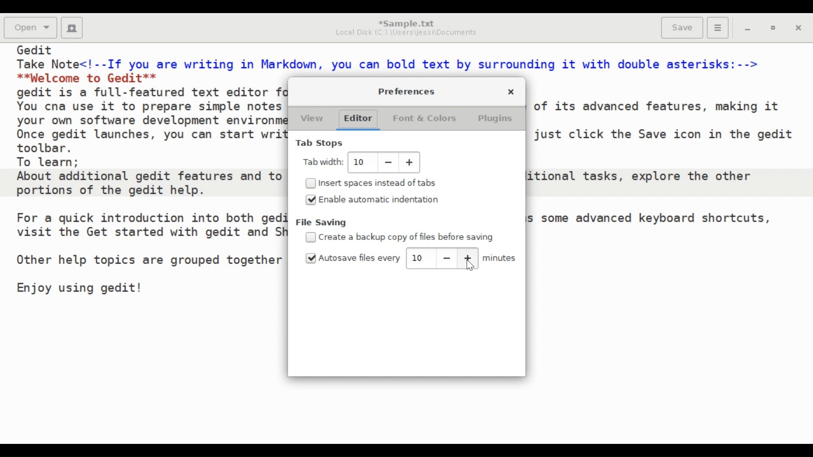  What do you see at coordinates (323, 162) in the screenshot?
I see `Tab Width` at bounding box center [323, 162].